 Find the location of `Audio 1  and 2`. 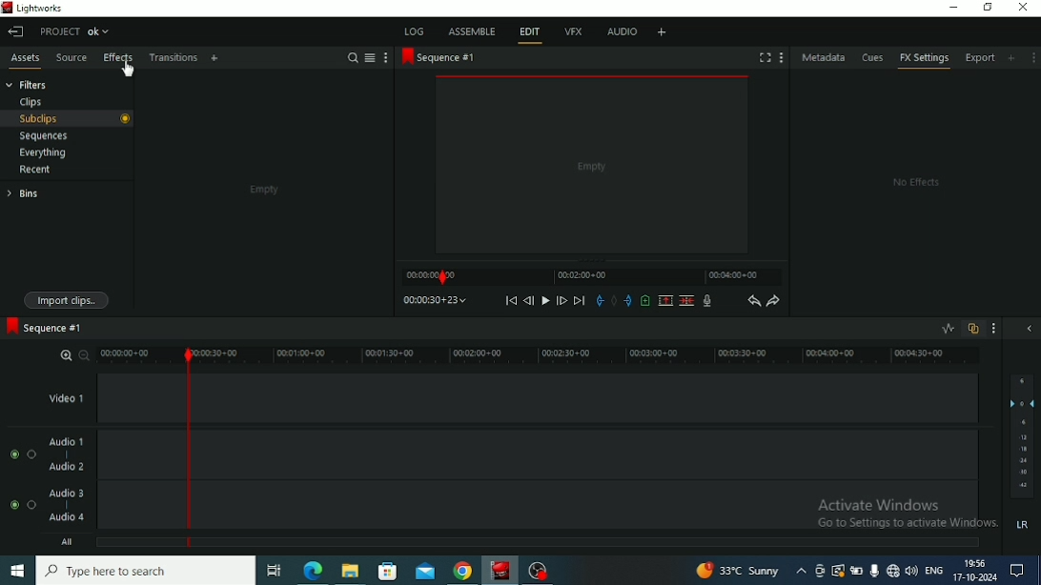

Audio 1  and 2 is located at coordinates (597, 454).